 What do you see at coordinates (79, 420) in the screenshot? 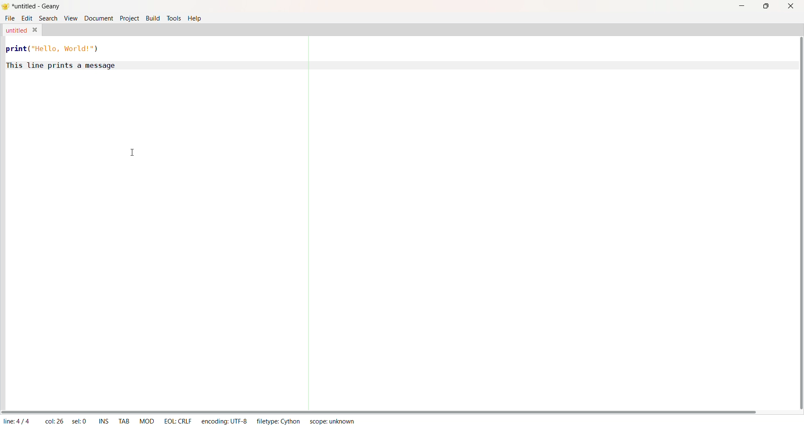
I see `sel: 0` at bounding box center [79, 420].